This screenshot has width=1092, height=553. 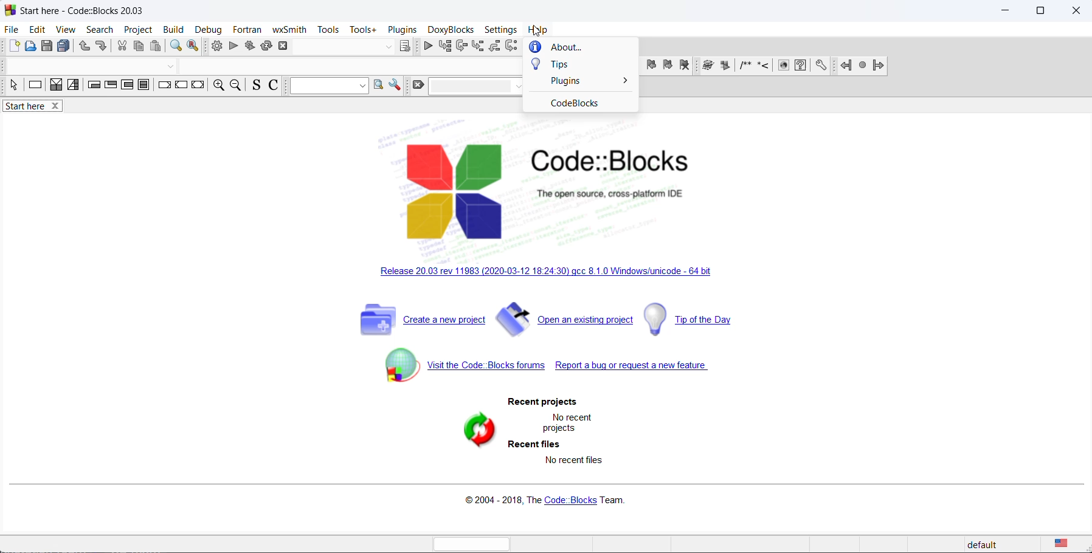 What do you see at coordinates (532, 444) in the screenshot?
I see `recent files` at bounding box center [532, 444].